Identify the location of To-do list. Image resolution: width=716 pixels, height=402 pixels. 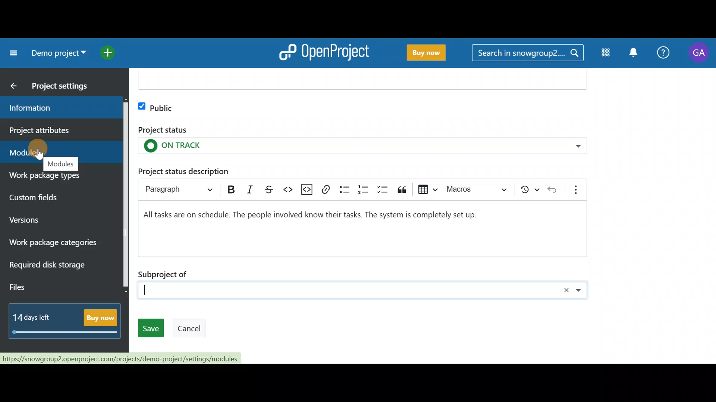
(382, 190).